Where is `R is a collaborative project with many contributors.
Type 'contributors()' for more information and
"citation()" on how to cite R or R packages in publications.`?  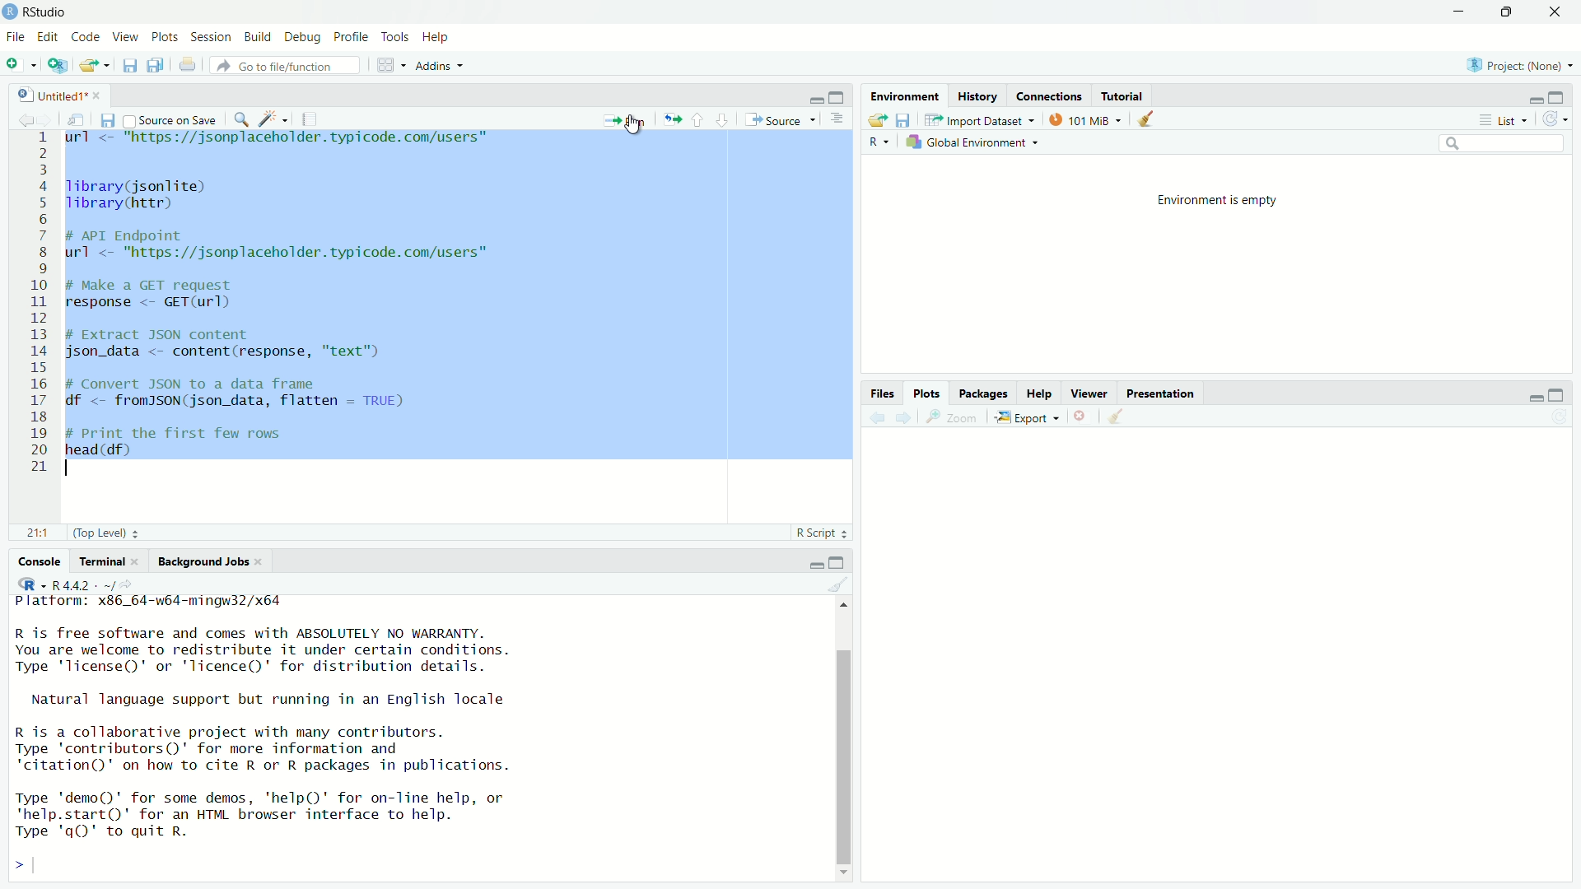 R is a collaborative project with many contributors.
Type 'contributors()' for more information and
"citation()" on how to cite R or R packages in publications. is located at coordinates (262, 752).